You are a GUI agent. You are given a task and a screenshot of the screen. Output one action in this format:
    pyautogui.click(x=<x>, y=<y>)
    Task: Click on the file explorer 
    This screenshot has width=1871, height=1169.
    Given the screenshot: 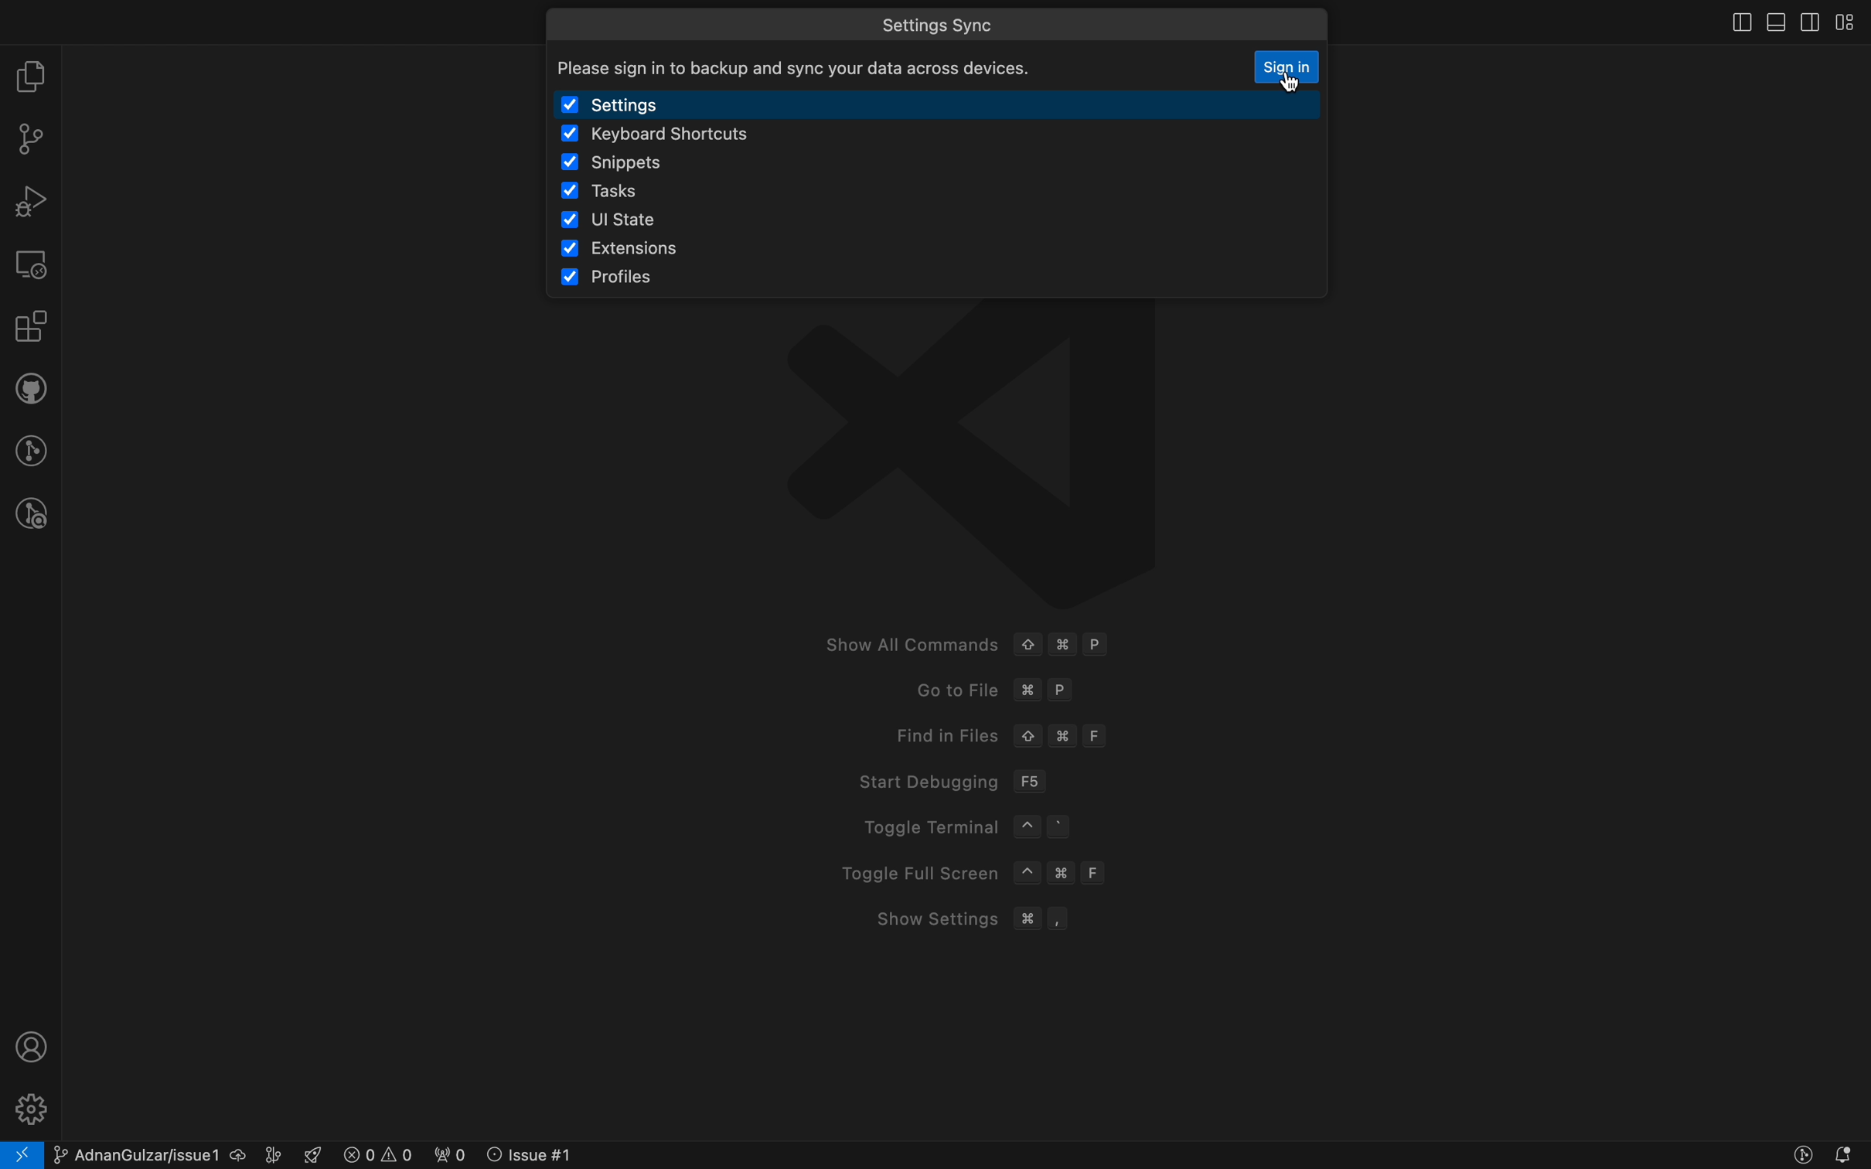 What is the action you would take?
    pyautogui.click(x=31, y=75)
    